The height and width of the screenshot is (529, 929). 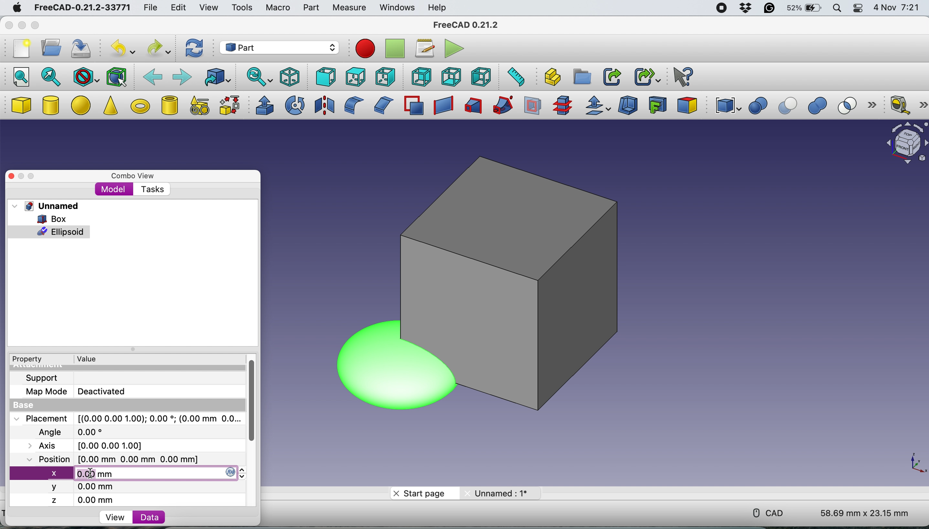 I want to click on object interface, so click(x=906, y=144).